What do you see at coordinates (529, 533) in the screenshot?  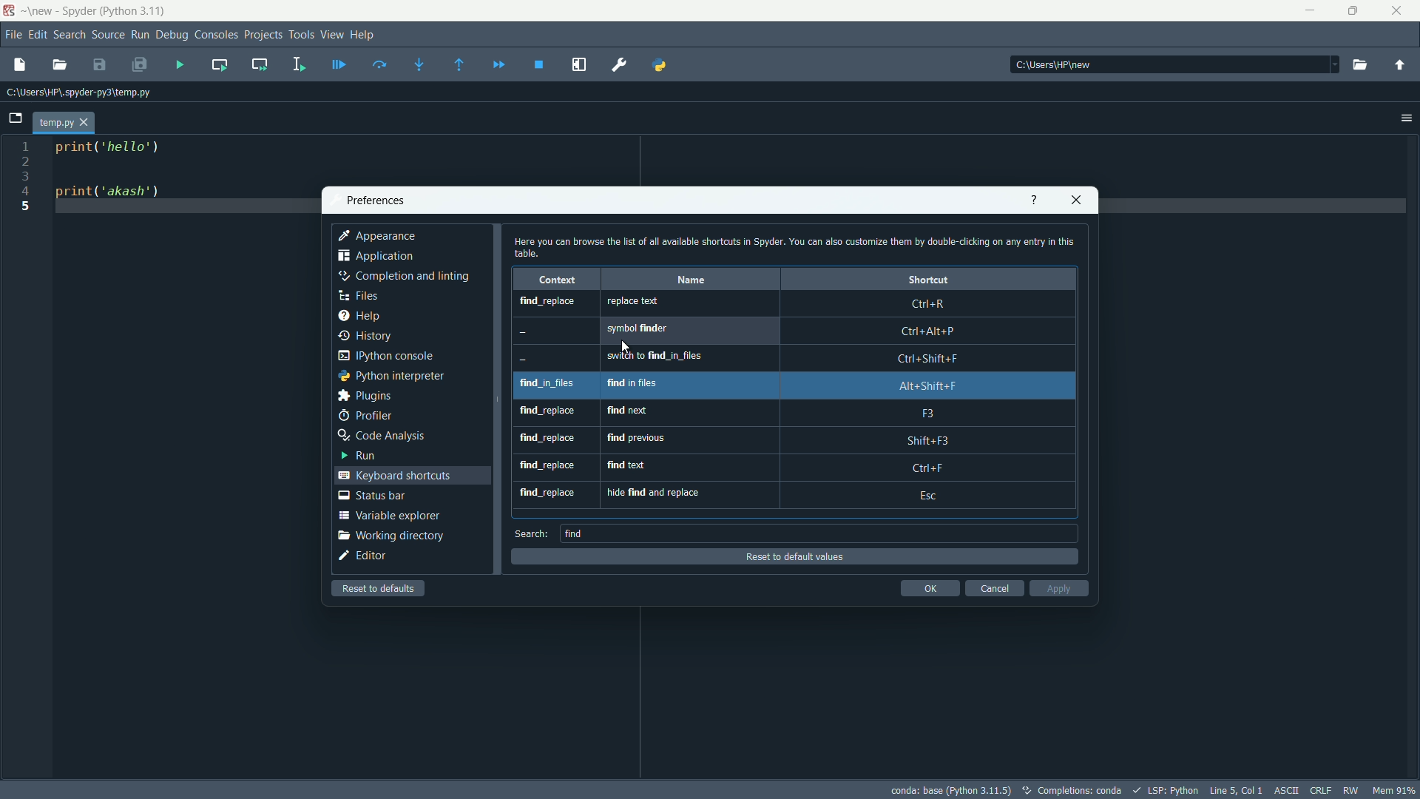 I see `search:` at bounding box center [529, 533].